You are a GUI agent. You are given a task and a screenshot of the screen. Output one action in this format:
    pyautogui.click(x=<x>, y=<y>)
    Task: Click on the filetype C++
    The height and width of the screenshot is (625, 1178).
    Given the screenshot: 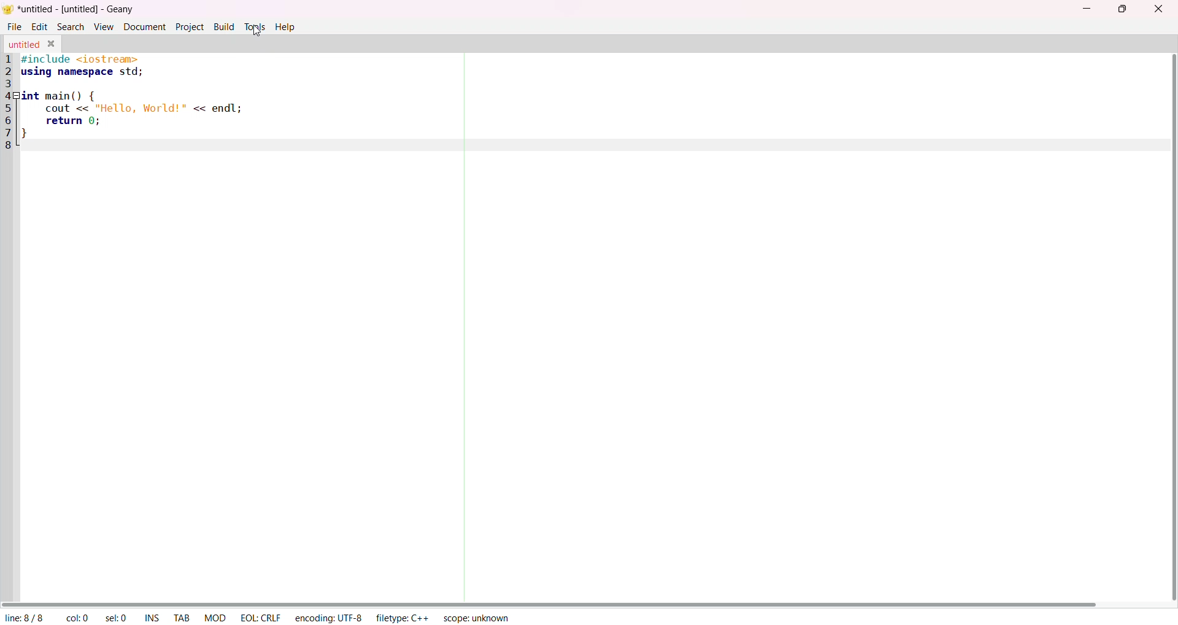 What is the action you would take?
    pyautogui.click(x=402, y=618)
    